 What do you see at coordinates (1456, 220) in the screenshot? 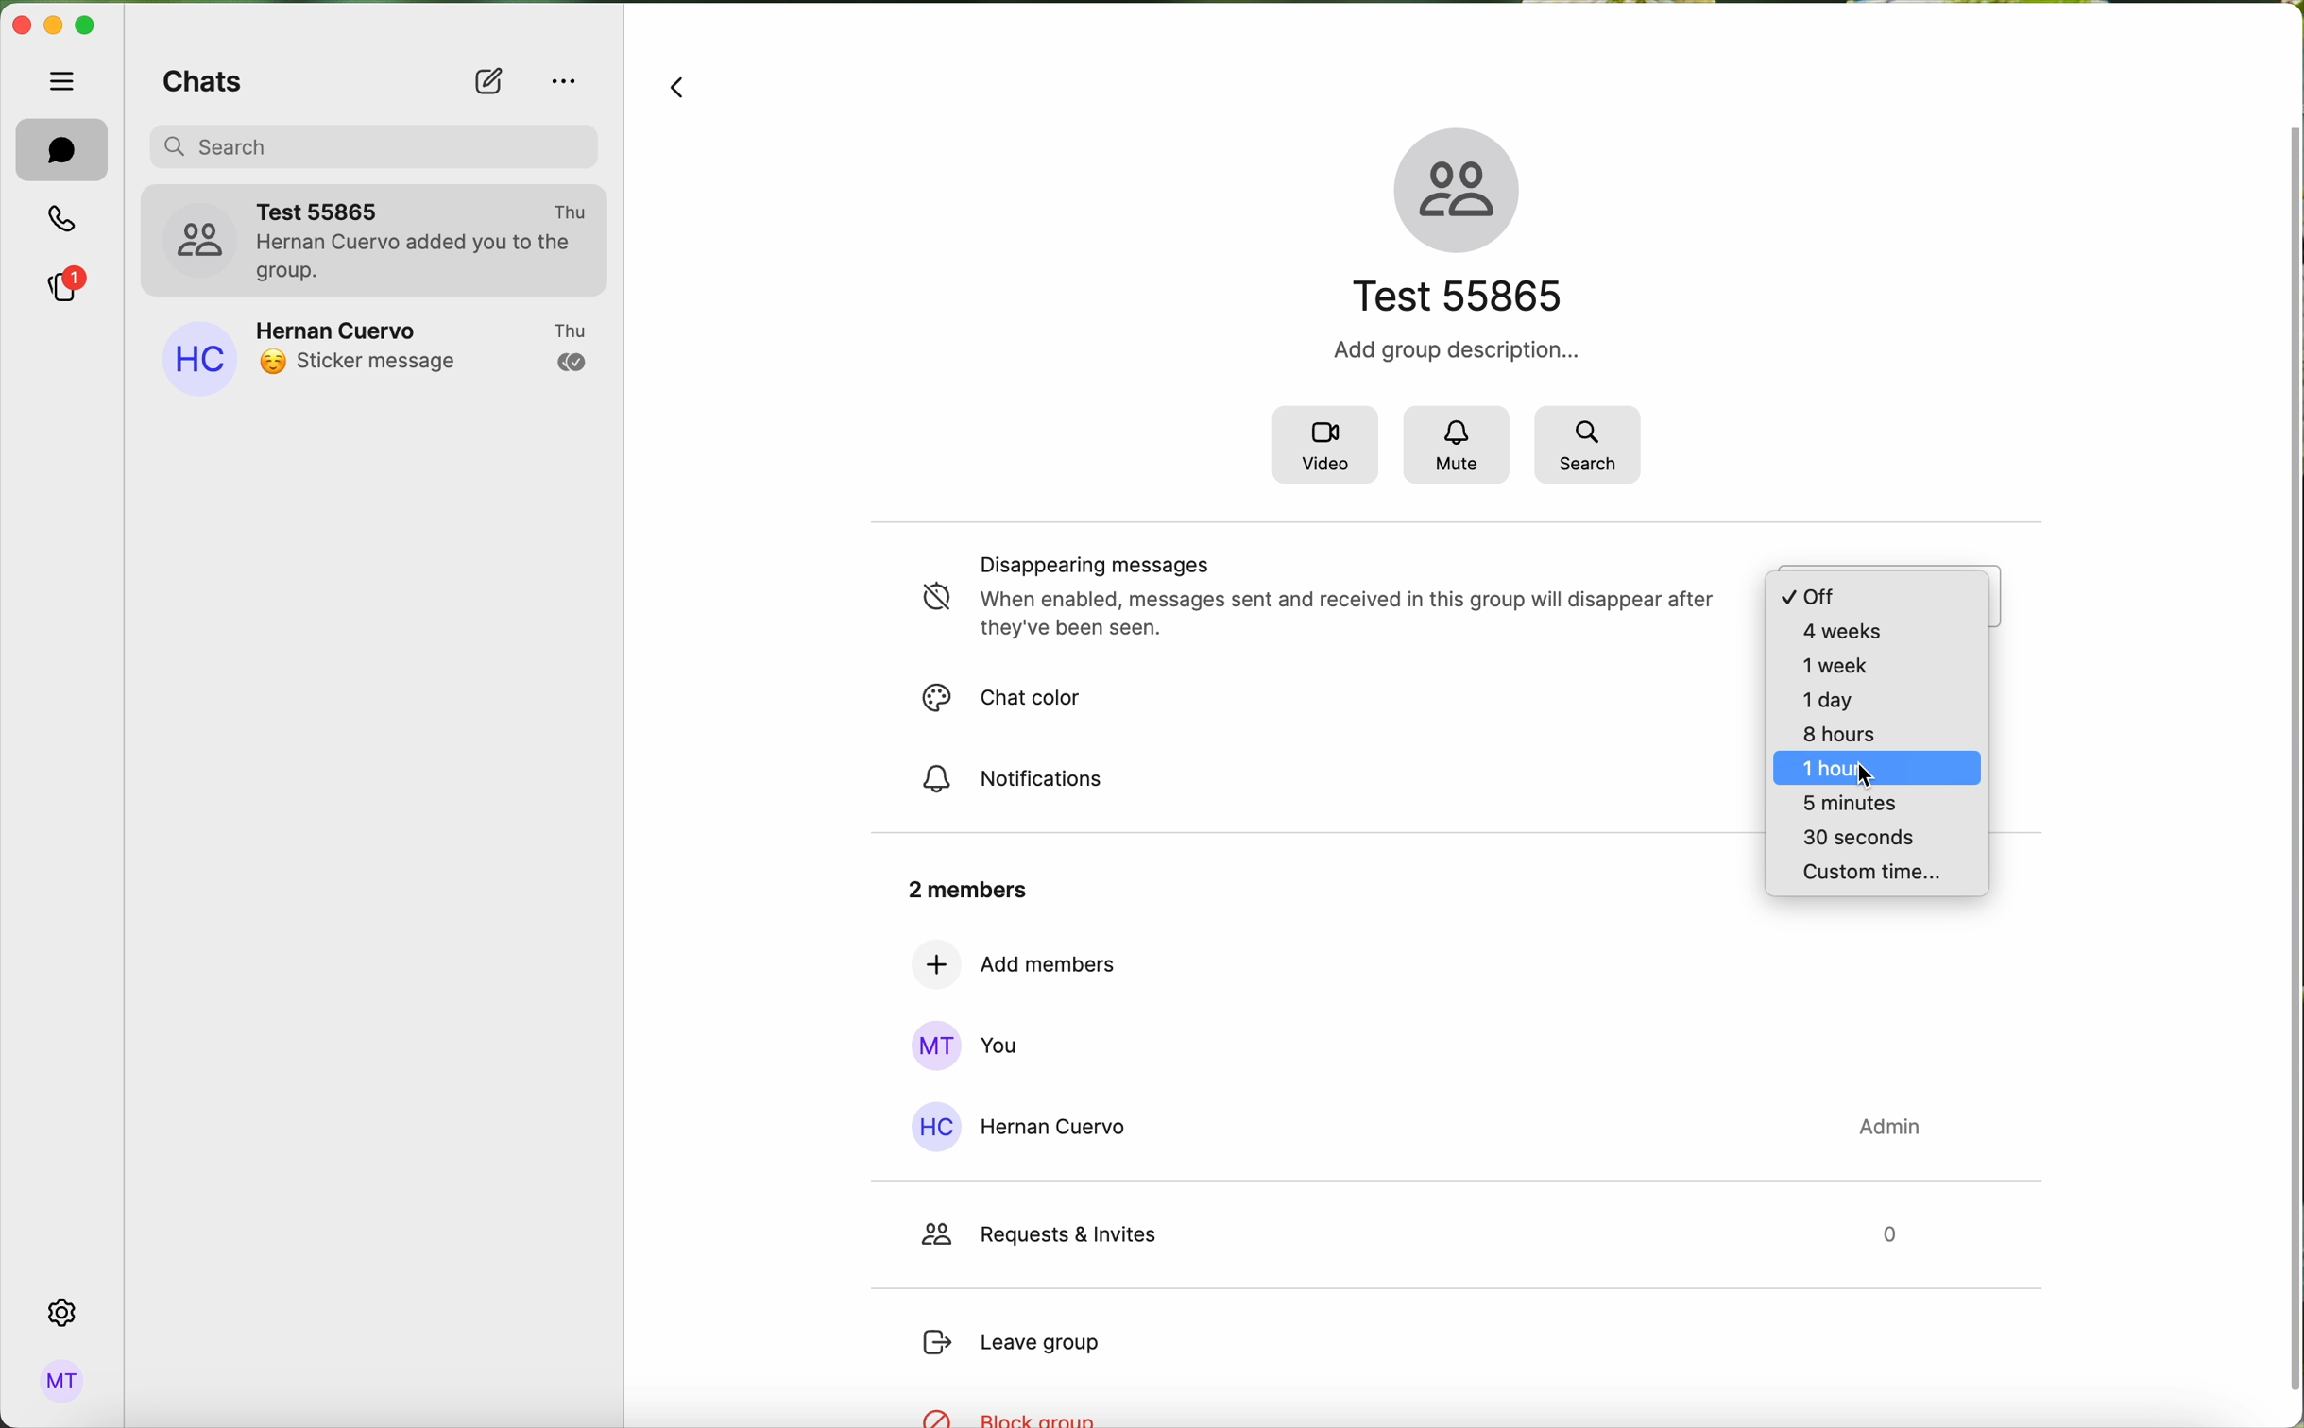
I see `name of the group and icon` at bounding box center [1456, 220].